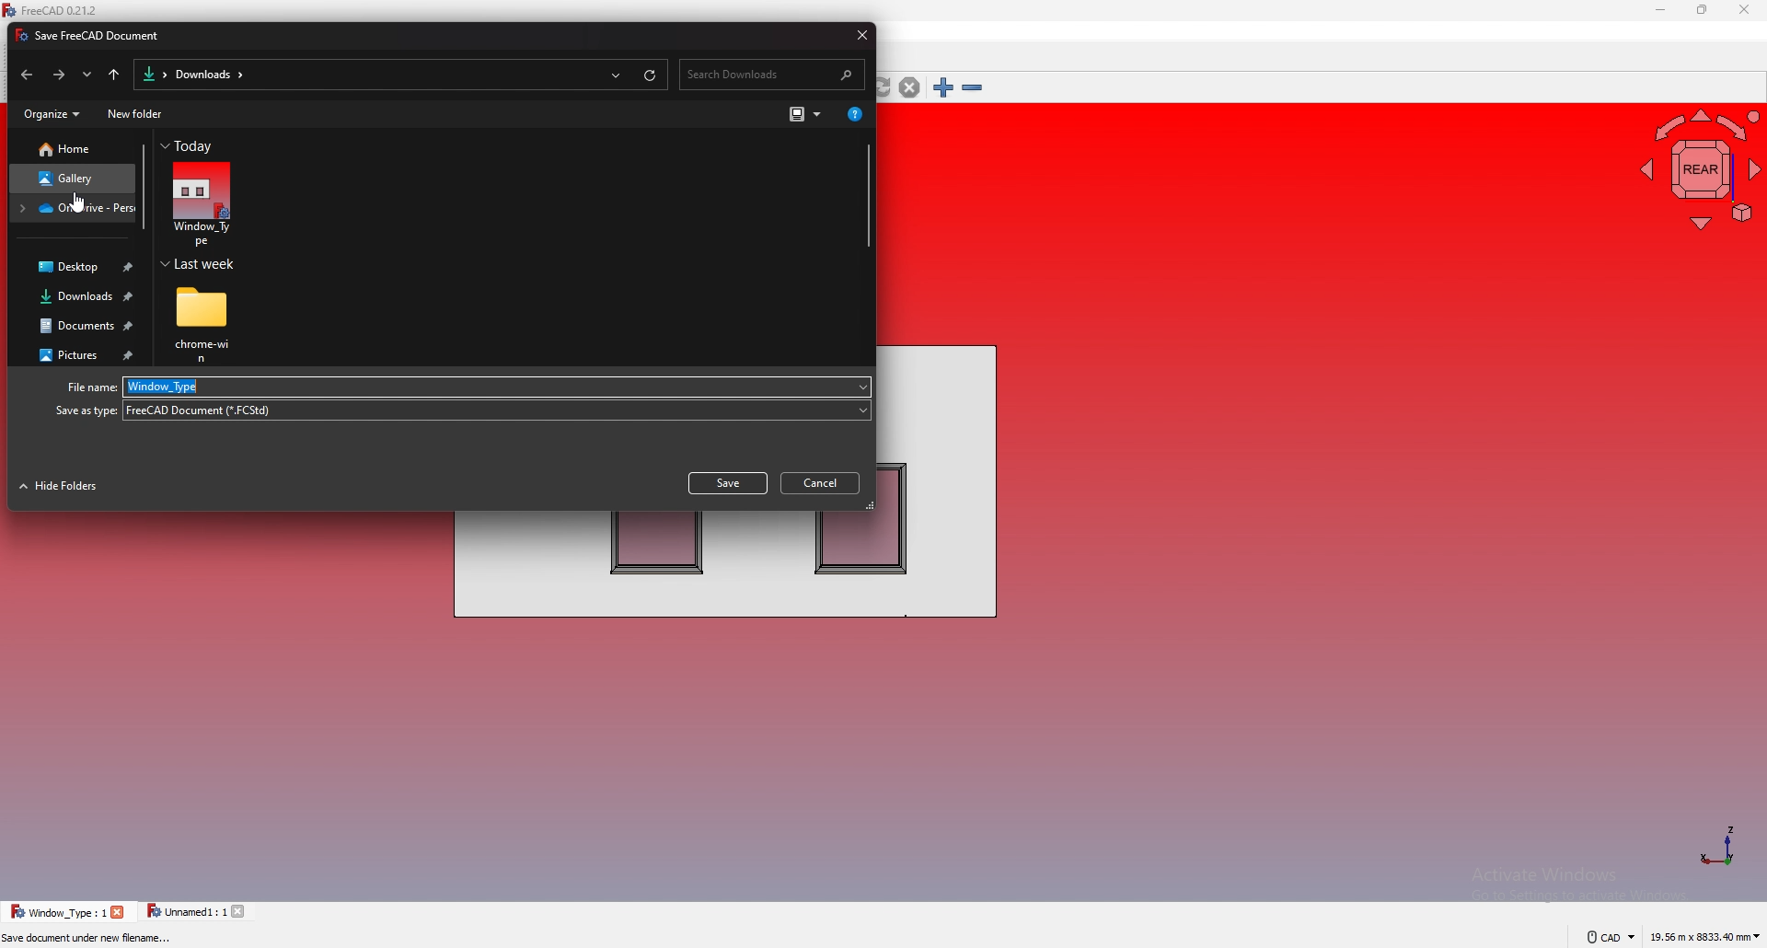 This screenshot has width=1767, height=948. What do you see at coordinates (136, 116) in the screenshot?
I see `new folder` at bounding box center [136, 116].